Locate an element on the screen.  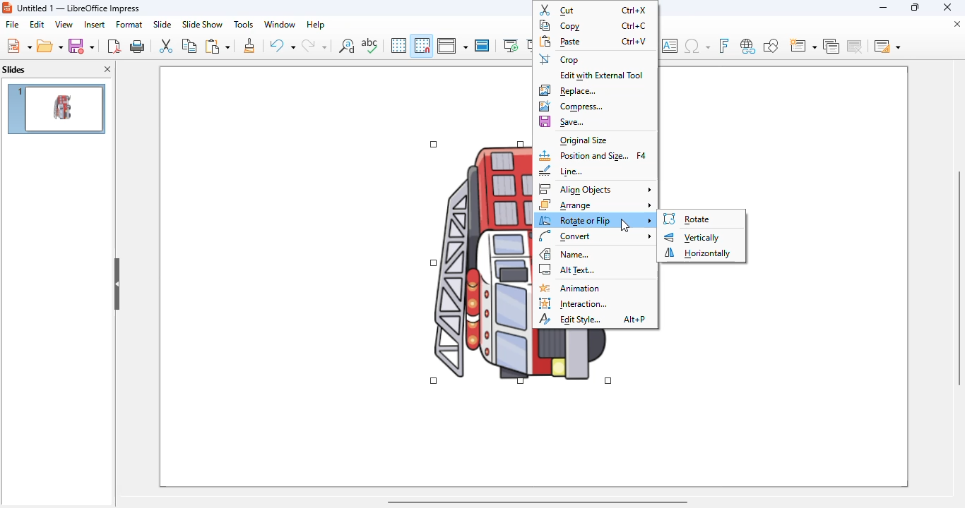
arrange is located at coordinates (596, 205).